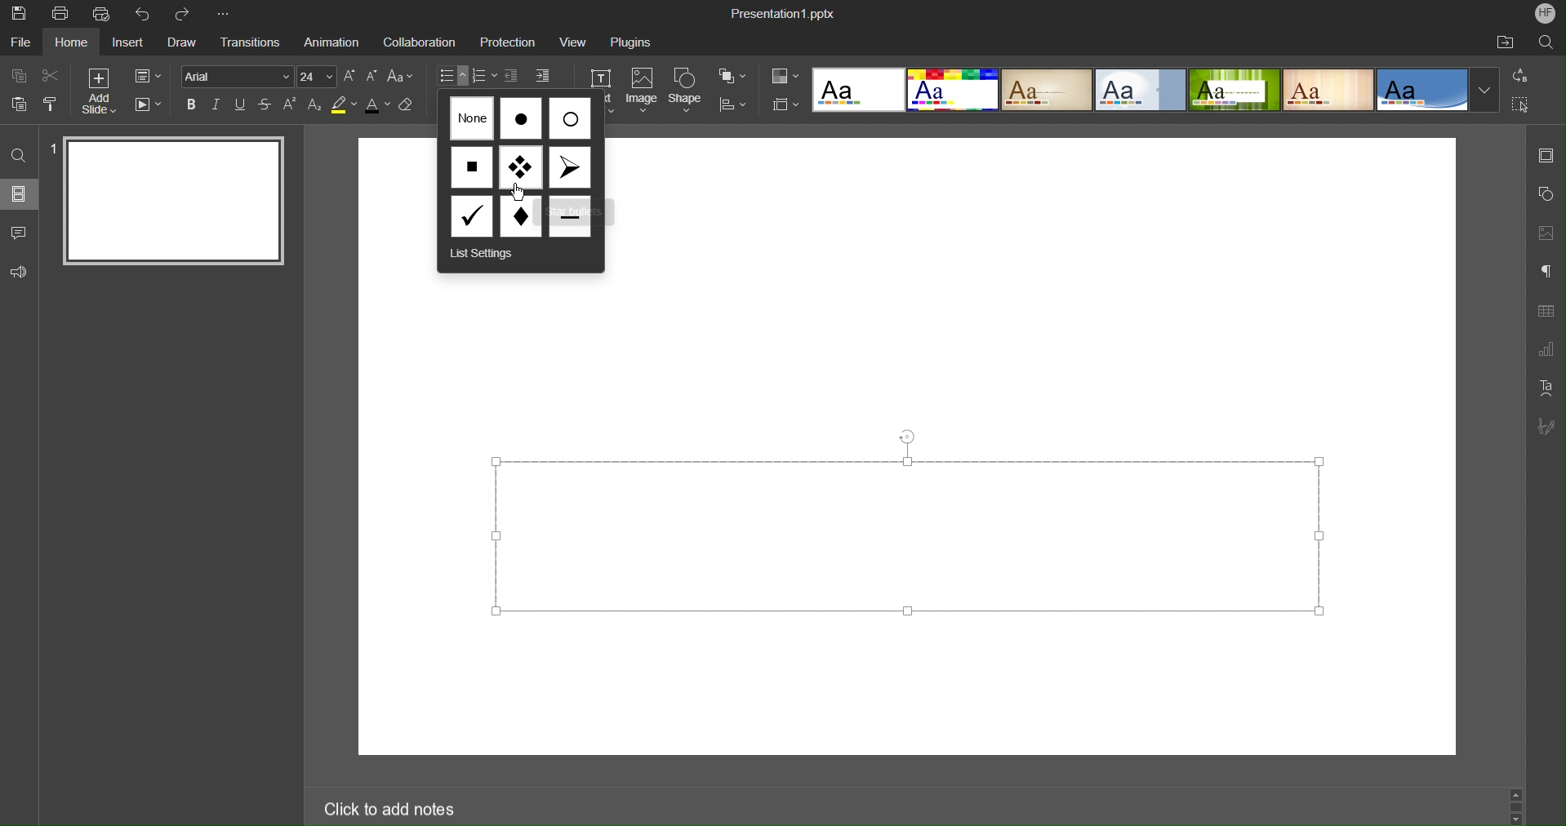 The width and height of the screenshot is (1566, 826). Describe the element at coordinates (1523, 104) in the screenshot. I see `Select All` at that location.